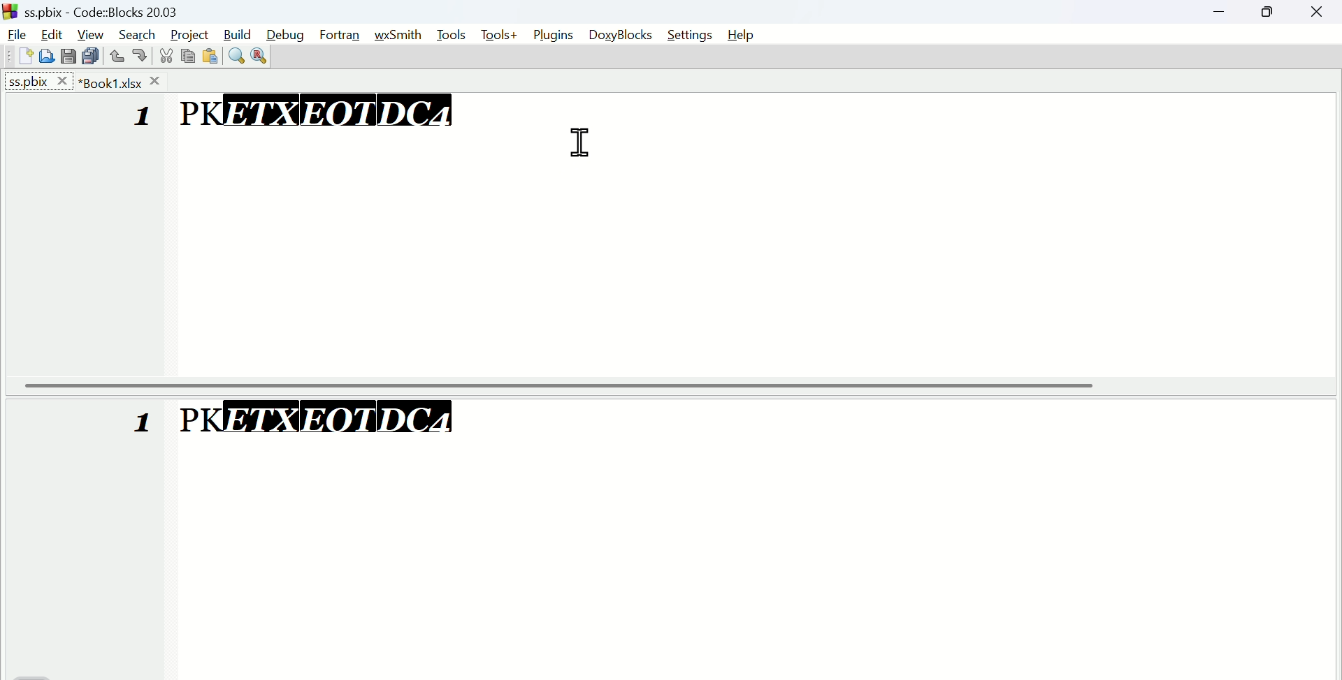  I want to click on help, so click(740, 36).